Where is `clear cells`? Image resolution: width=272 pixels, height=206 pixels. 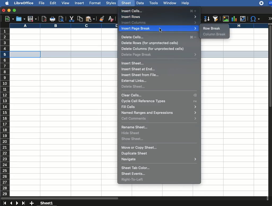
clear cells is located at coordinates (159, 95).